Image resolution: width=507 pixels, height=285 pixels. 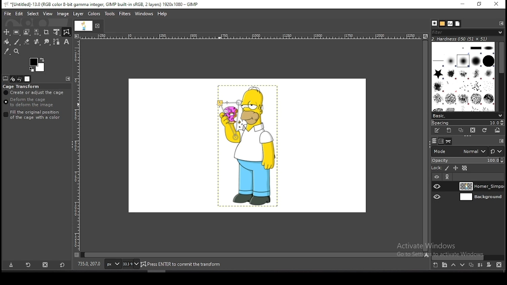 What do you see at coordinates (89, 263) in the screenshot?
I see `735.0, 195.0` at bounding box center [89, 263].